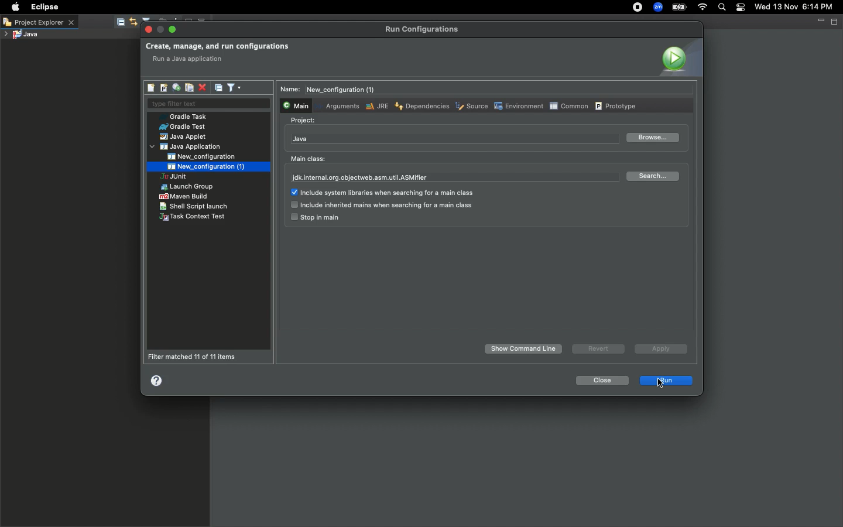 This screenshot has width=843, height=527. Describe the element at coordinates (332, 90) in the screenshot. I see `Name: New_configuration_(1)` at that location.